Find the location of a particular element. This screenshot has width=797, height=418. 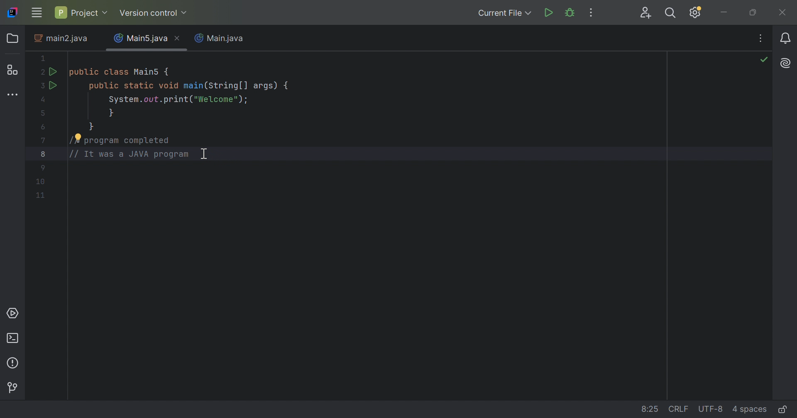

Terminal is located at coordinates (14, 338).